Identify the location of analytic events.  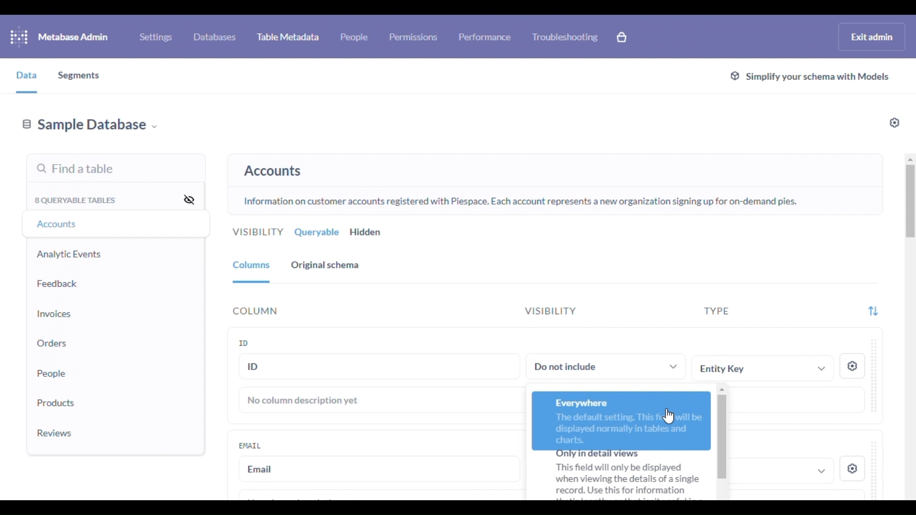
(69, 254).